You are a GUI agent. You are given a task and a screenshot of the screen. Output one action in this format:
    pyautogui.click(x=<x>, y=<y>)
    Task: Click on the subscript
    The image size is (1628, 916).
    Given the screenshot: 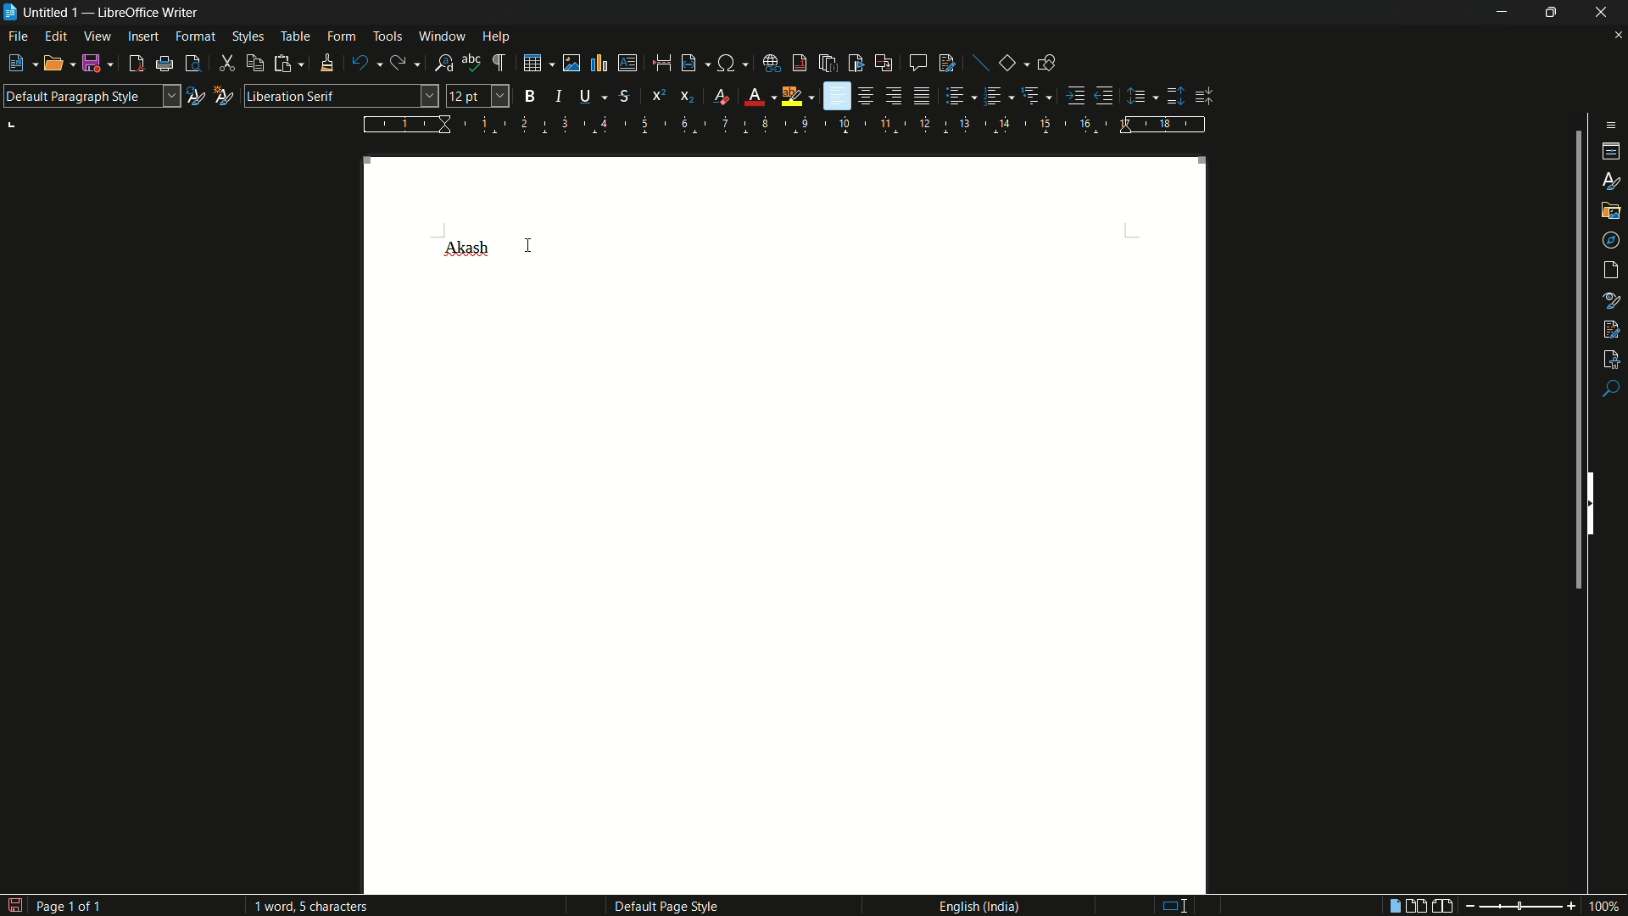 What is the action you would take?
    pyautogui.click(x=689, y=97)
    